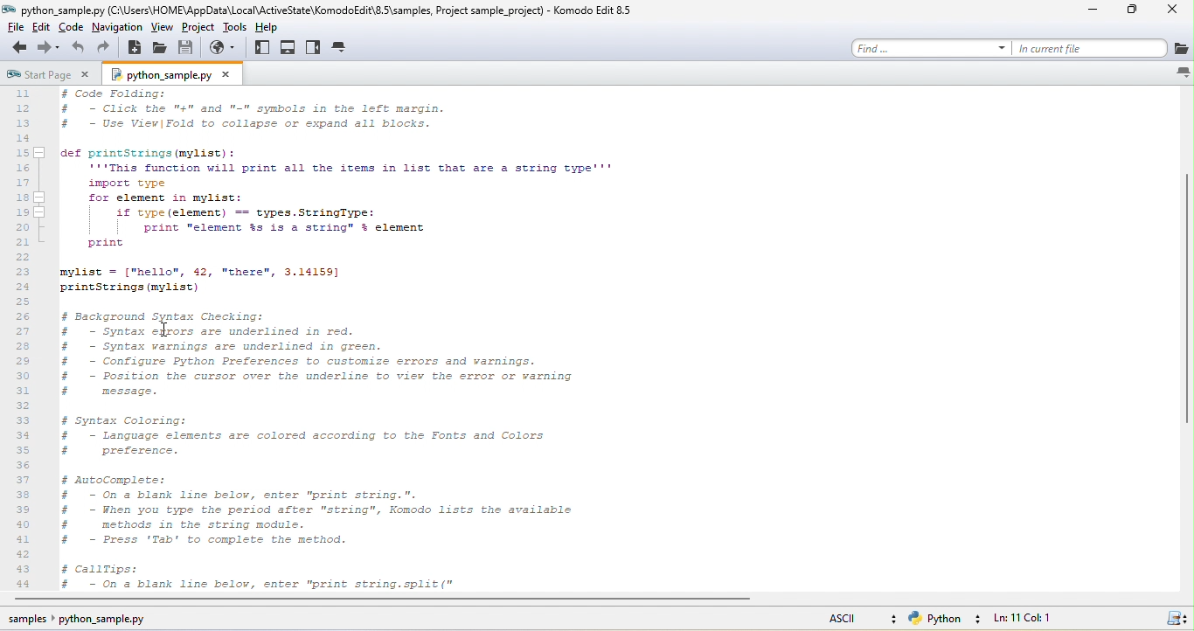 The width and height of the screenshot is (1194, 631). Describe the element at coordinates (288, 47) in the screenshot. I see `bottom pane` at that location.